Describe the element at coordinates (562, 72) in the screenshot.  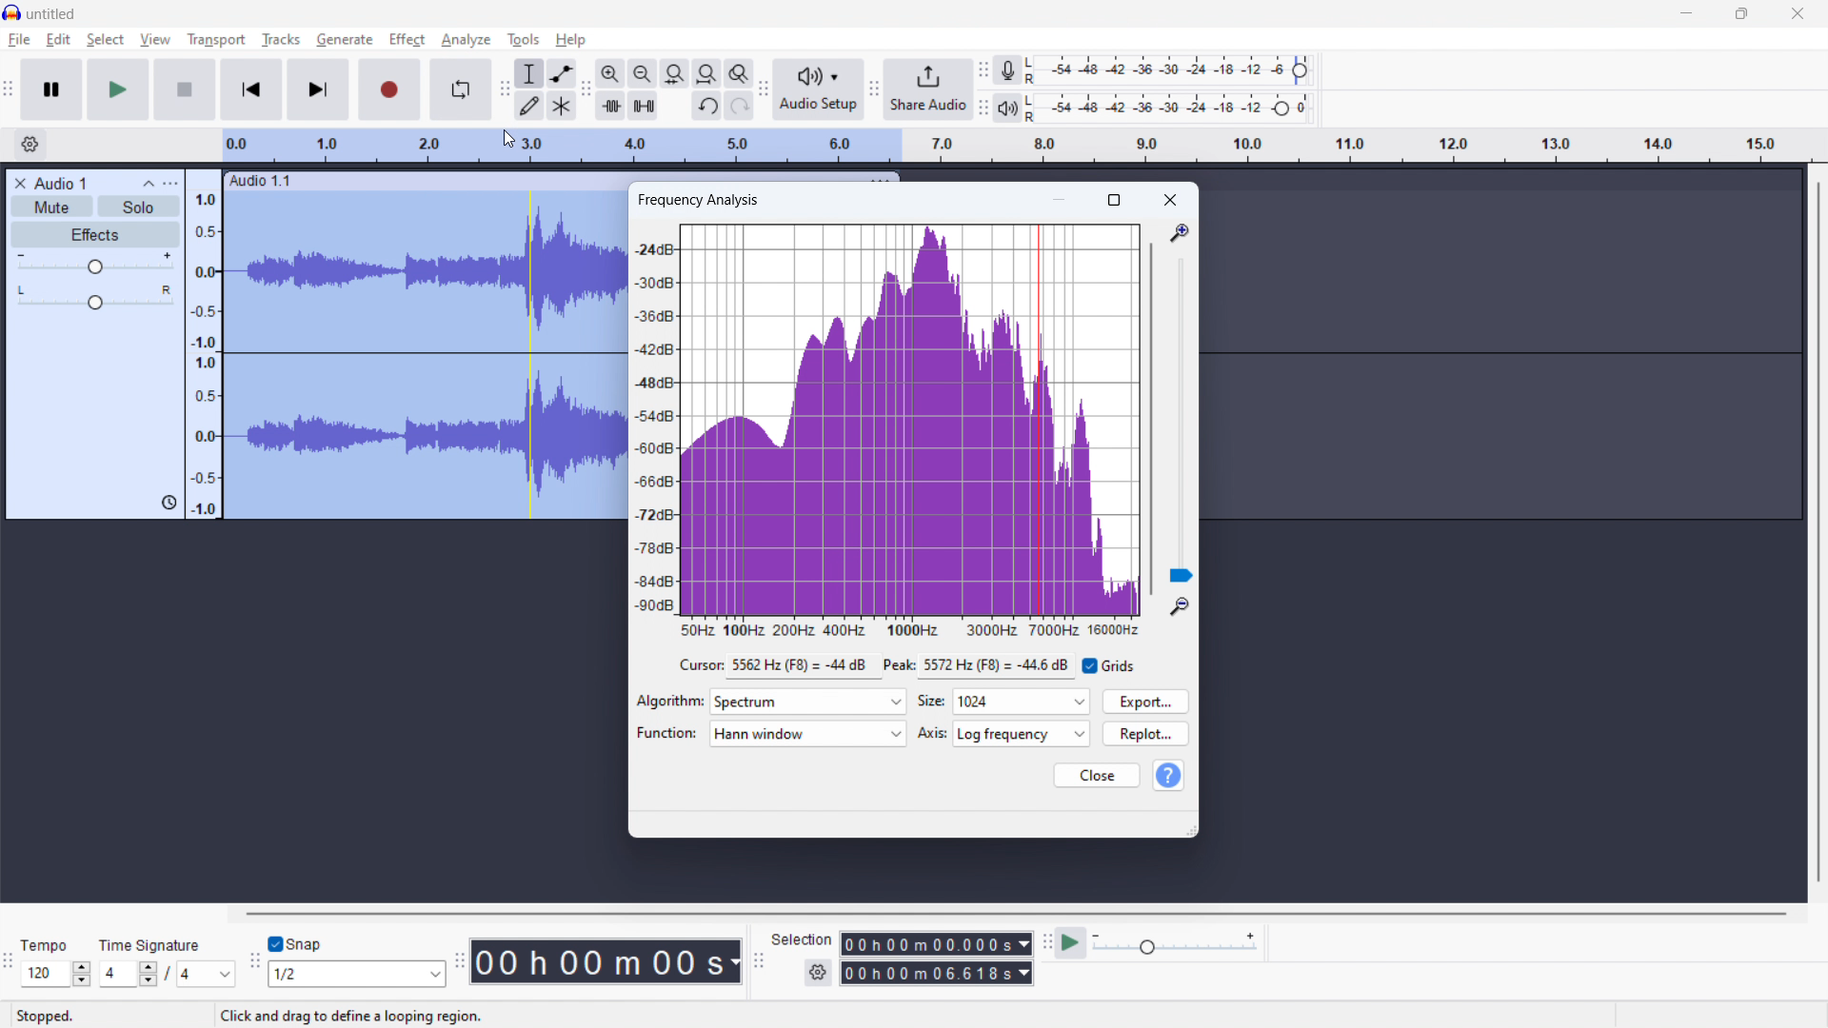
I see `envelop` at that location.